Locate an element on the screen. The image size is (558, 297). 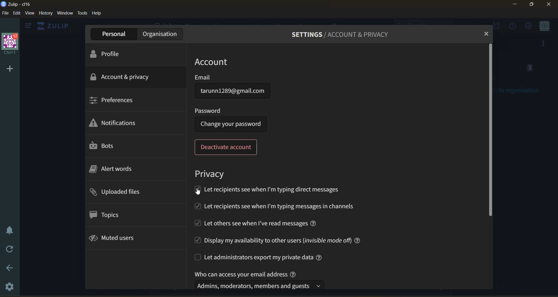
email: tarunn1289@gmail.com is located at coordinates (233, 88).